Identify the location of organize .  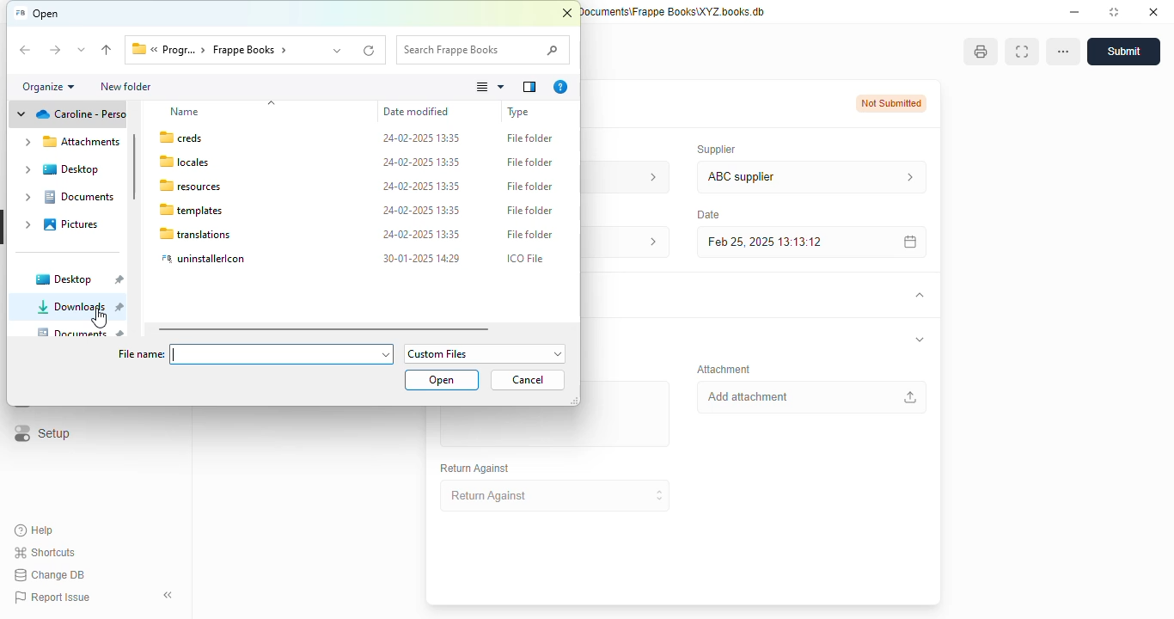
(49, 87).